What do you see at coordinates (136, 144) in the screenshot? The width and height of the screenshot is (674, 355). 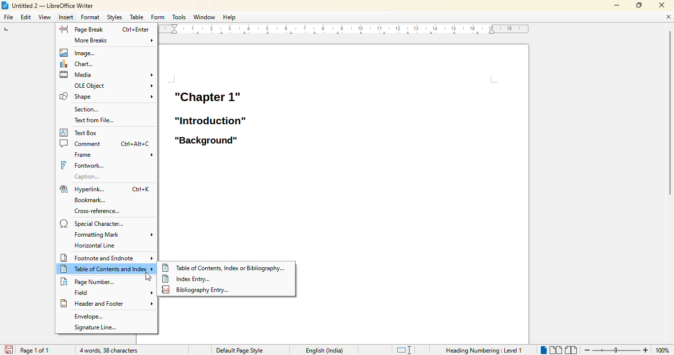 I see `shortcut for comment` at bounding box center [136, 144].